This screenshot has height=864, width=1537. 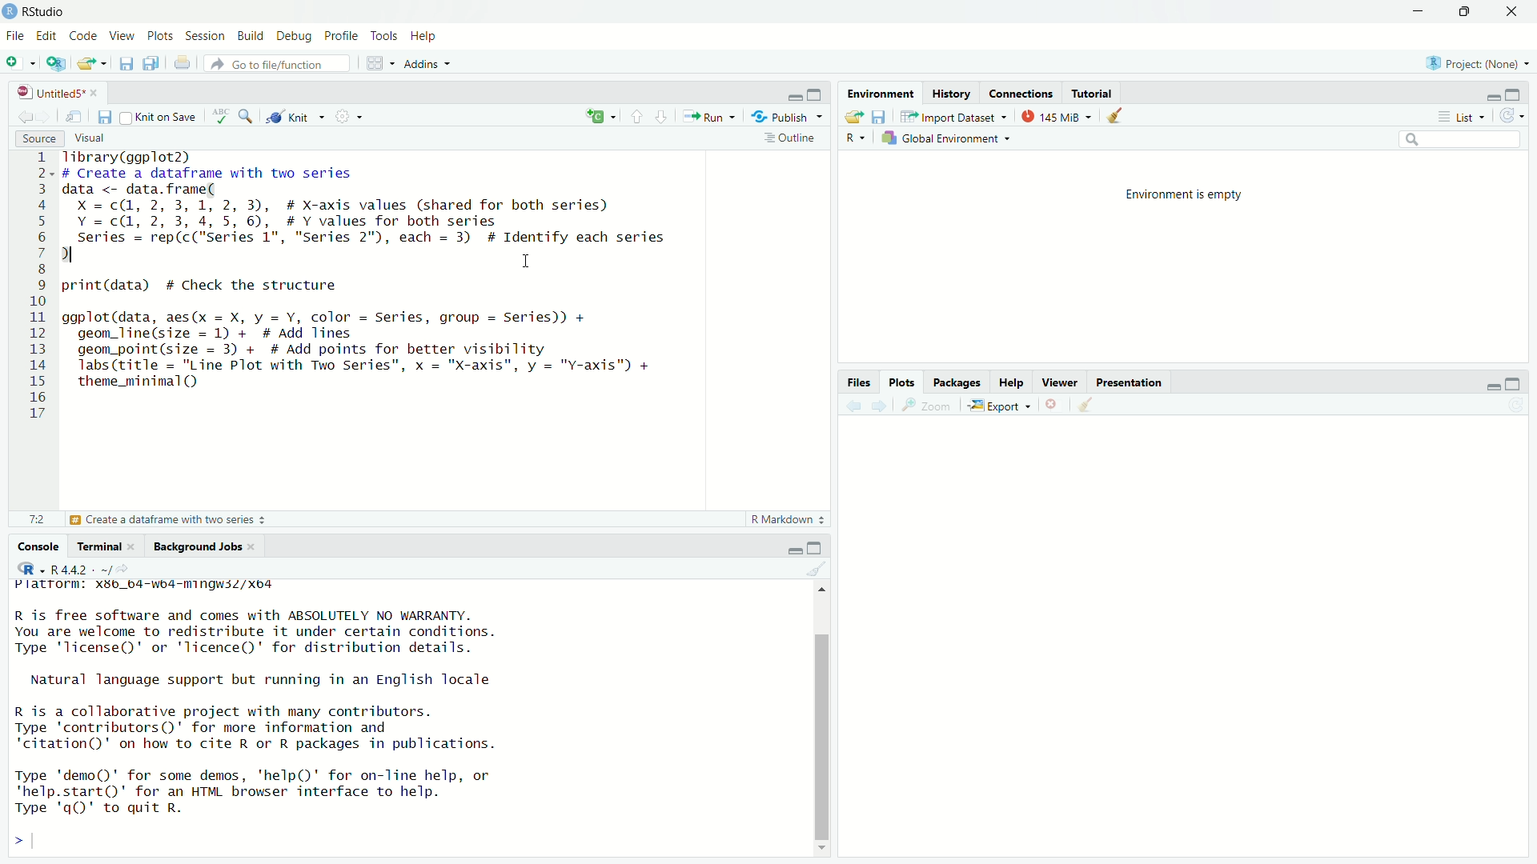 I want to click on Find/Replace, so click(x=246, y=118).